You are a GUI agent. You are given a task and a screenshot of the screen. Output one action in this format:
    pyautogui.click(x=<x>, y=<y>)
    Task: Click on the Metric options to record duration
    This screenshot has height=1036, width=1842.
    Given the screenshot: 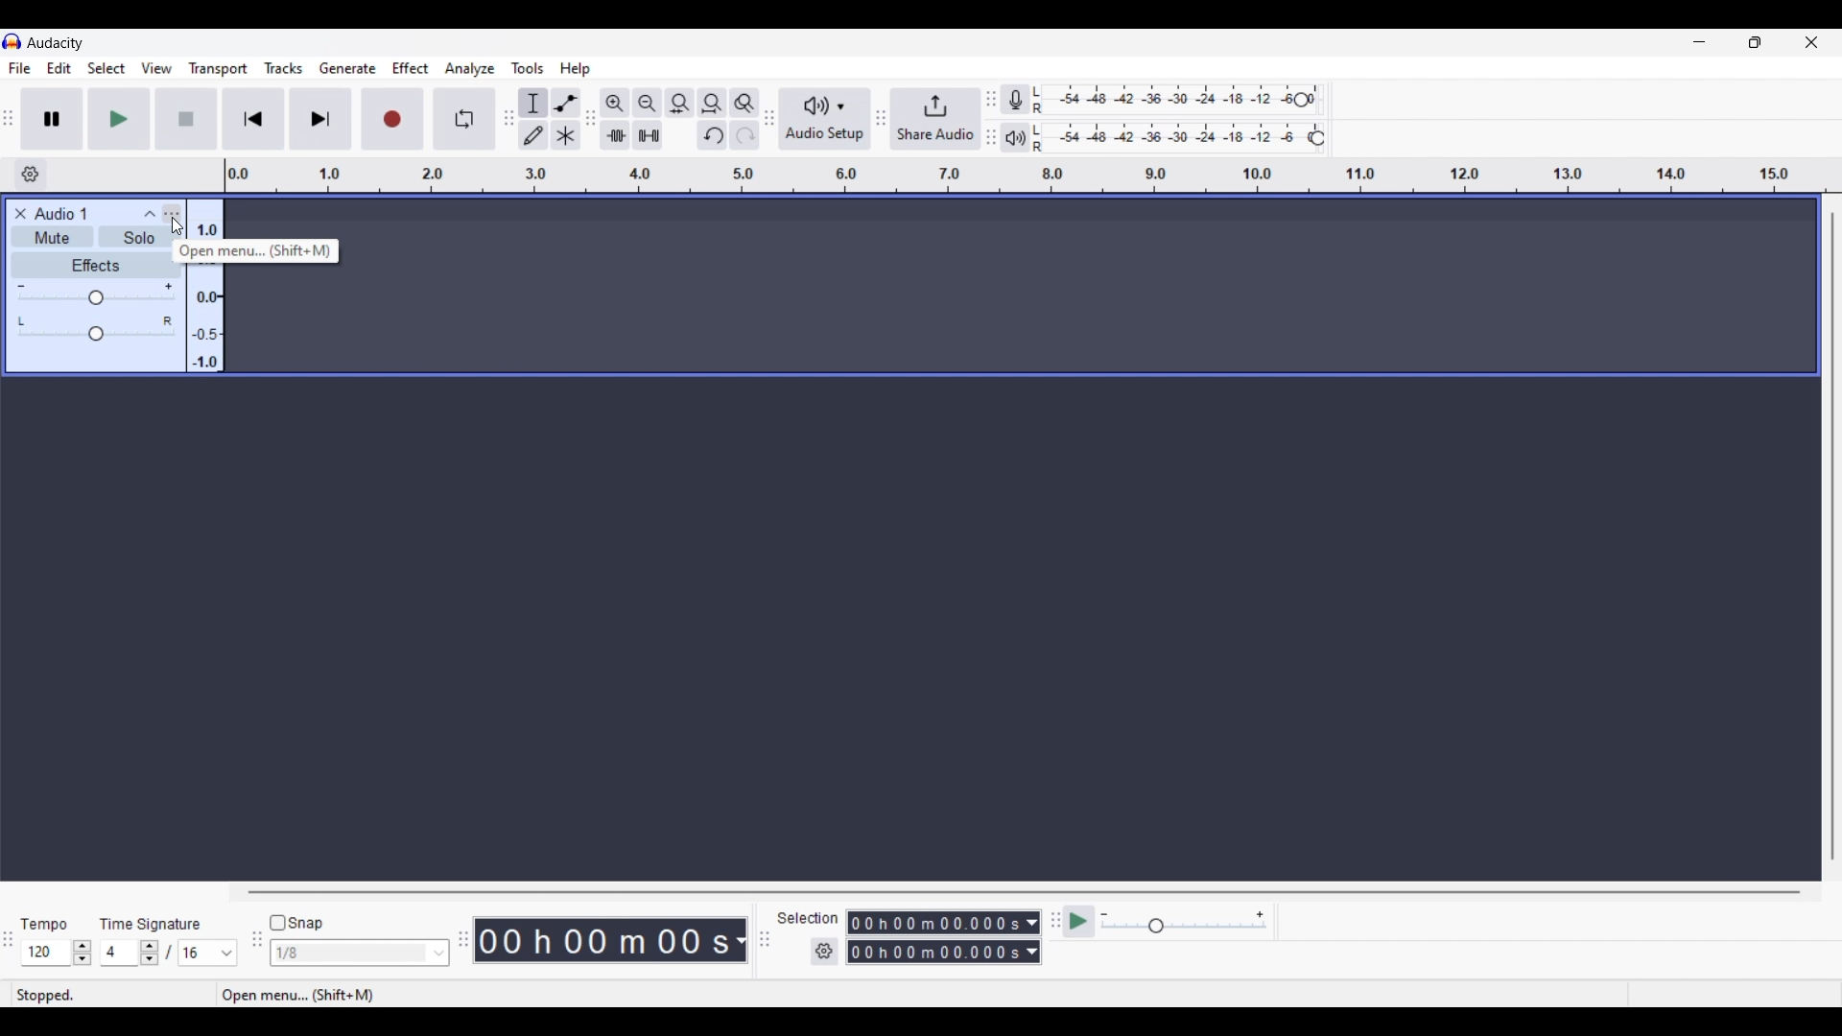 What is the action you would take?
    pyautogui.click(x=1030, y=938)
    